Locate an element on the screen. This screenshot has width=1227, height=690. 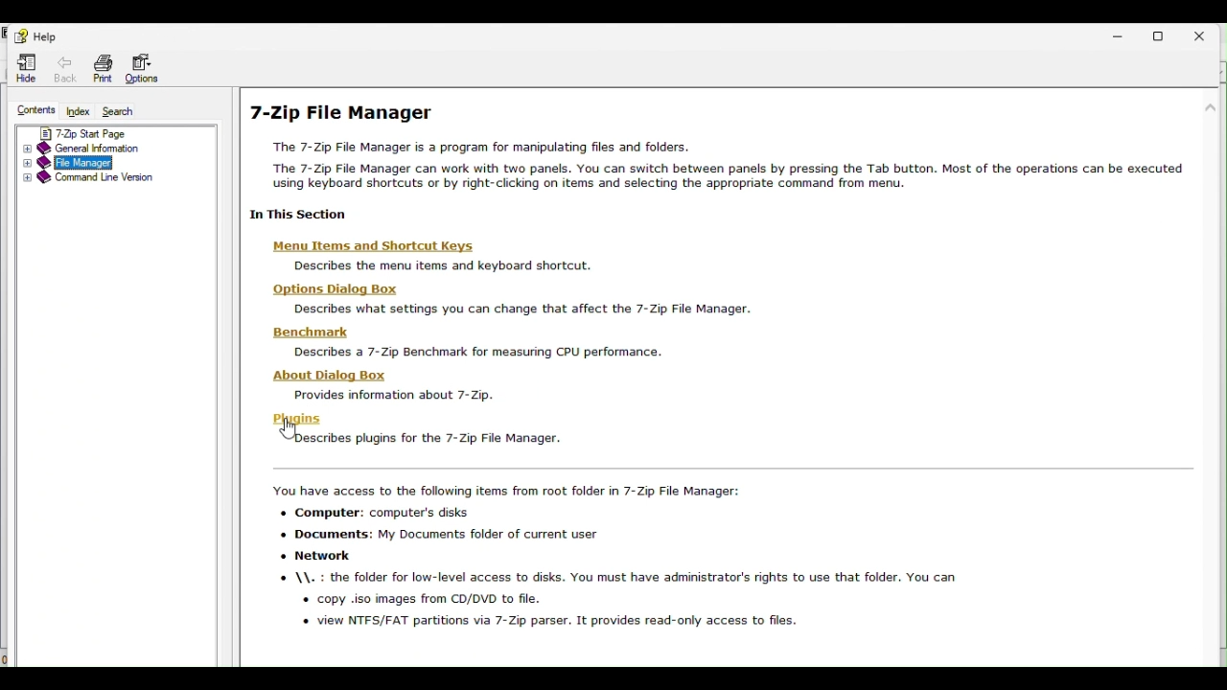
Command line version is located at coordinates (112, 178).